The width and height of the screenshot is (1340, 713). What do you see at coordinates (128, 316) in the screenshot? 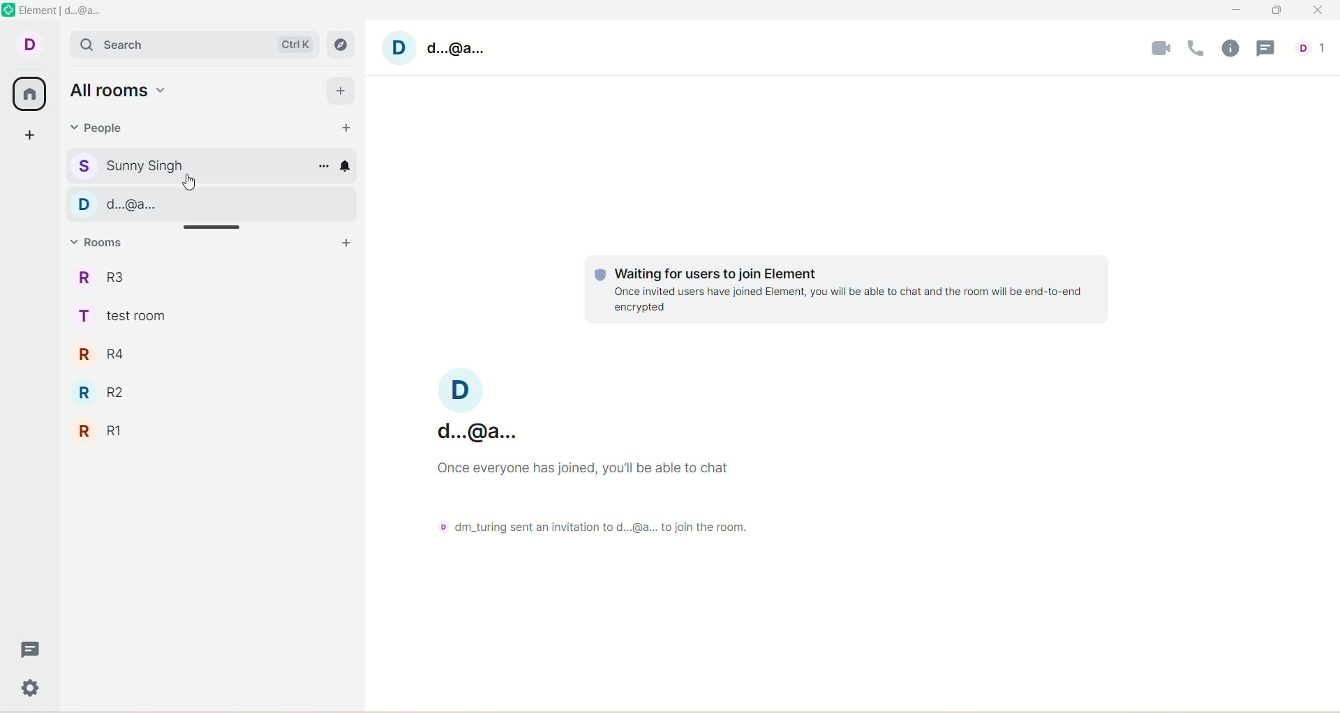
I see `test room` at bounding box center [128, 316].